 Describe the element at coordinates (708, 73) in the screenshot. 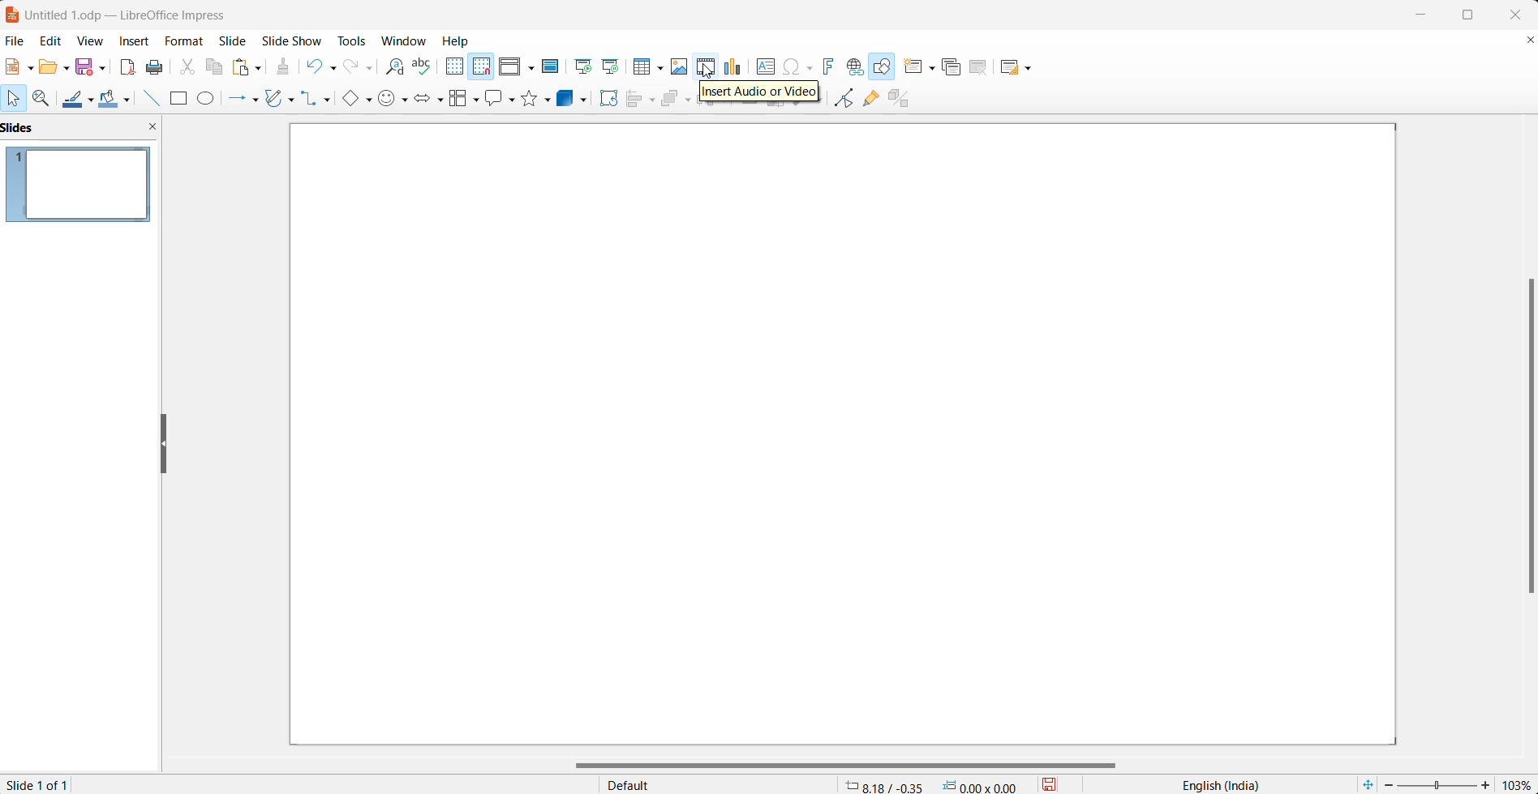

I see `cursor` at that location.